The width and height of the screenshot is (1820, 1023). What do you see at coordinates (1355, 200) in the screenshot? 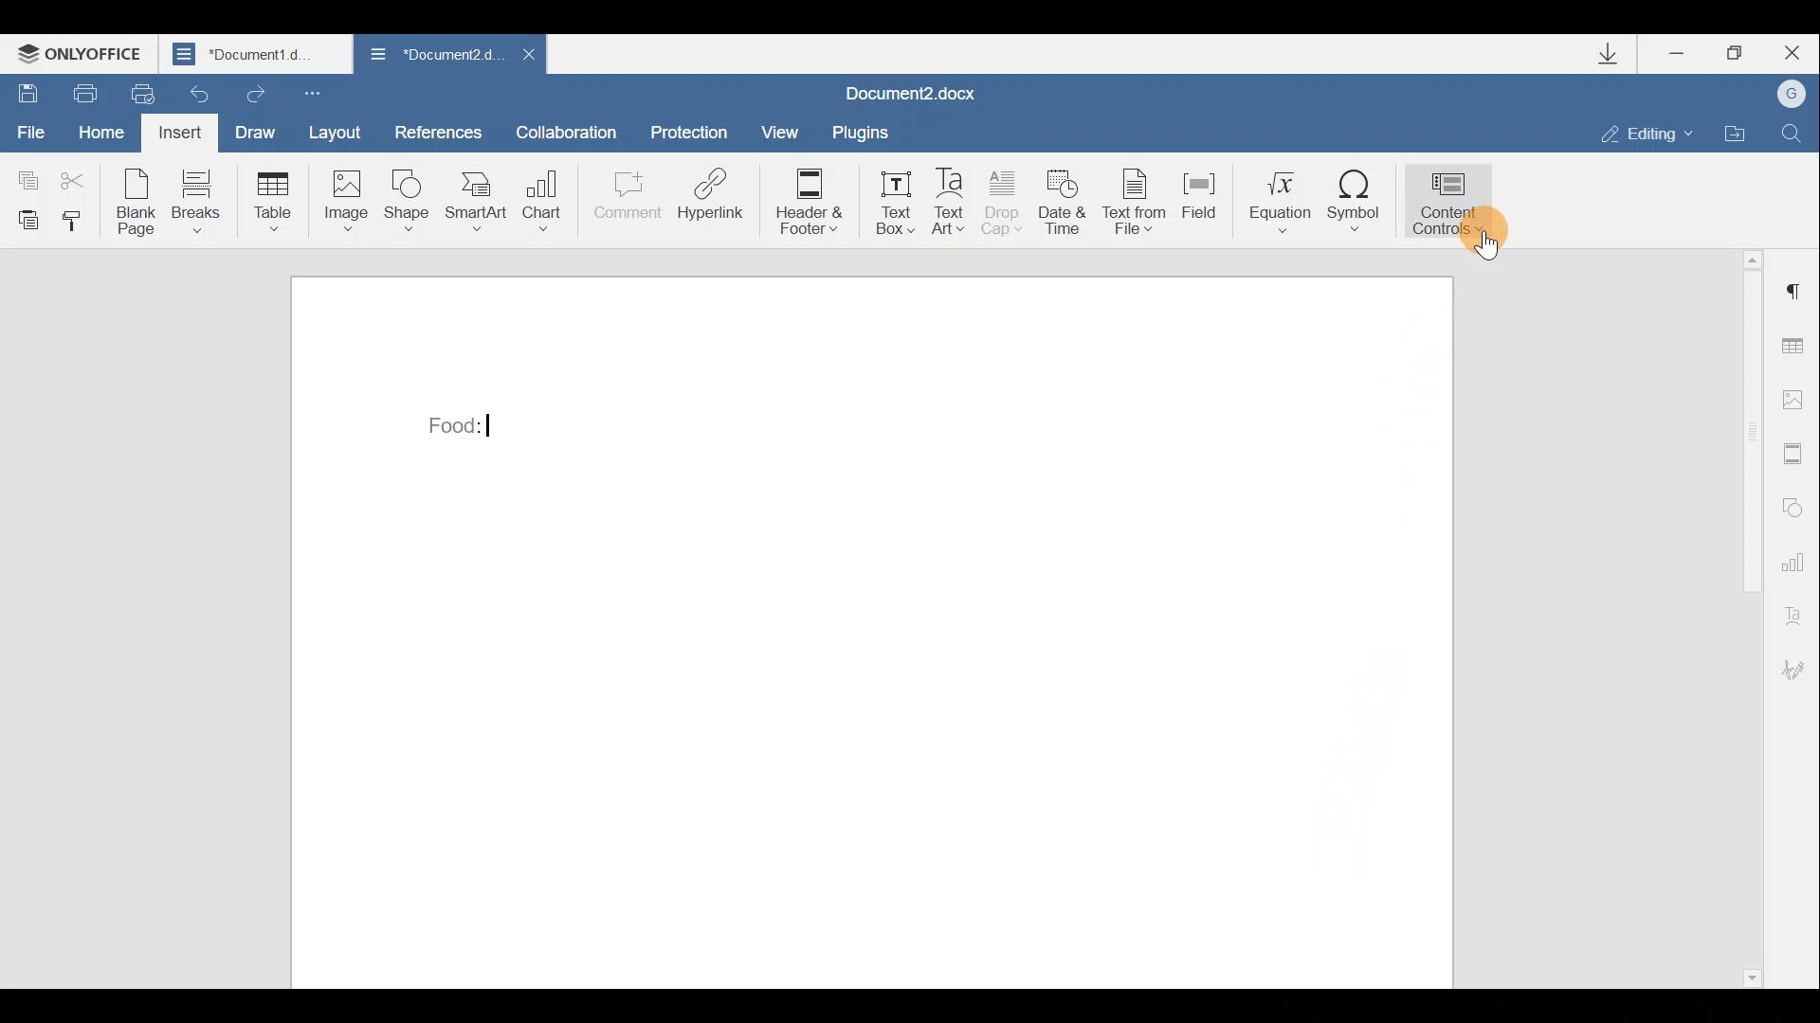
I see `Symbol` at bounding box center [1355, 200].